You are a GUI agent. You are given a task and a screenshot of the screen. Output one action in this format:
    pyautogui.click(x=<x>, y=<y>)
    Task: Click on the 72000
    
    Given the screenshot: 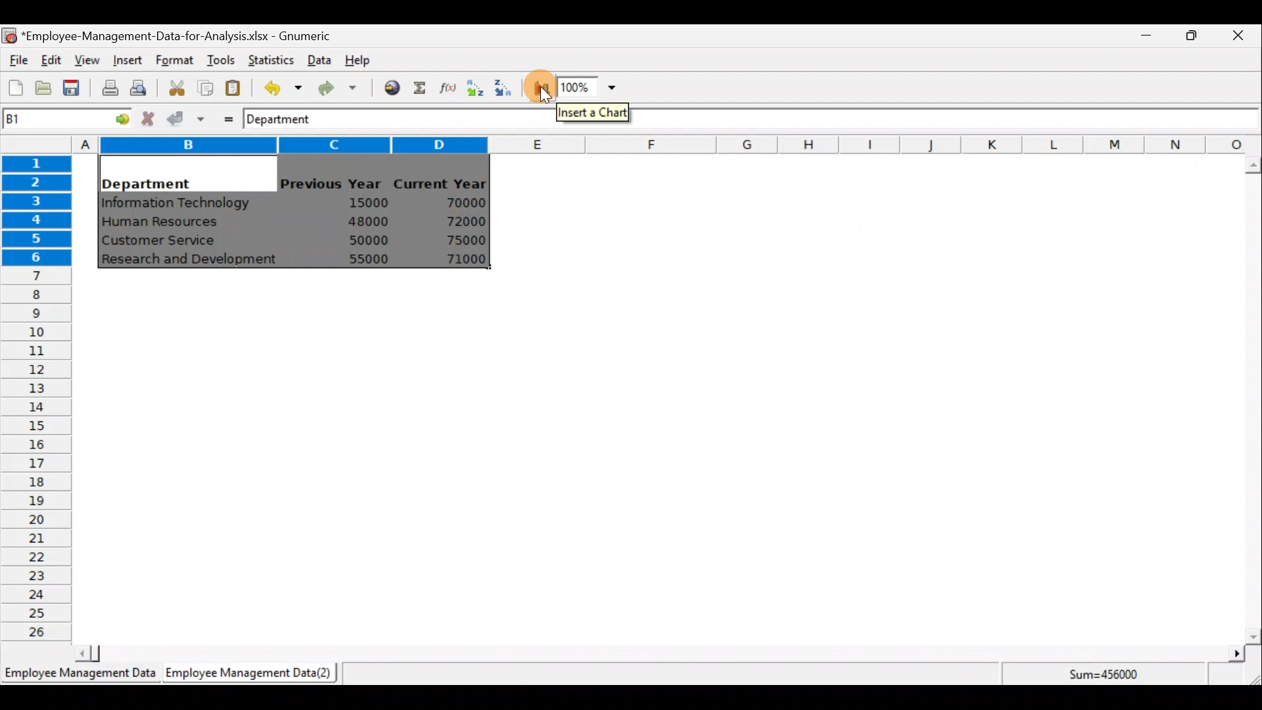 What is the action you would take?
    pyautogui.click(x=459, y=222)
    